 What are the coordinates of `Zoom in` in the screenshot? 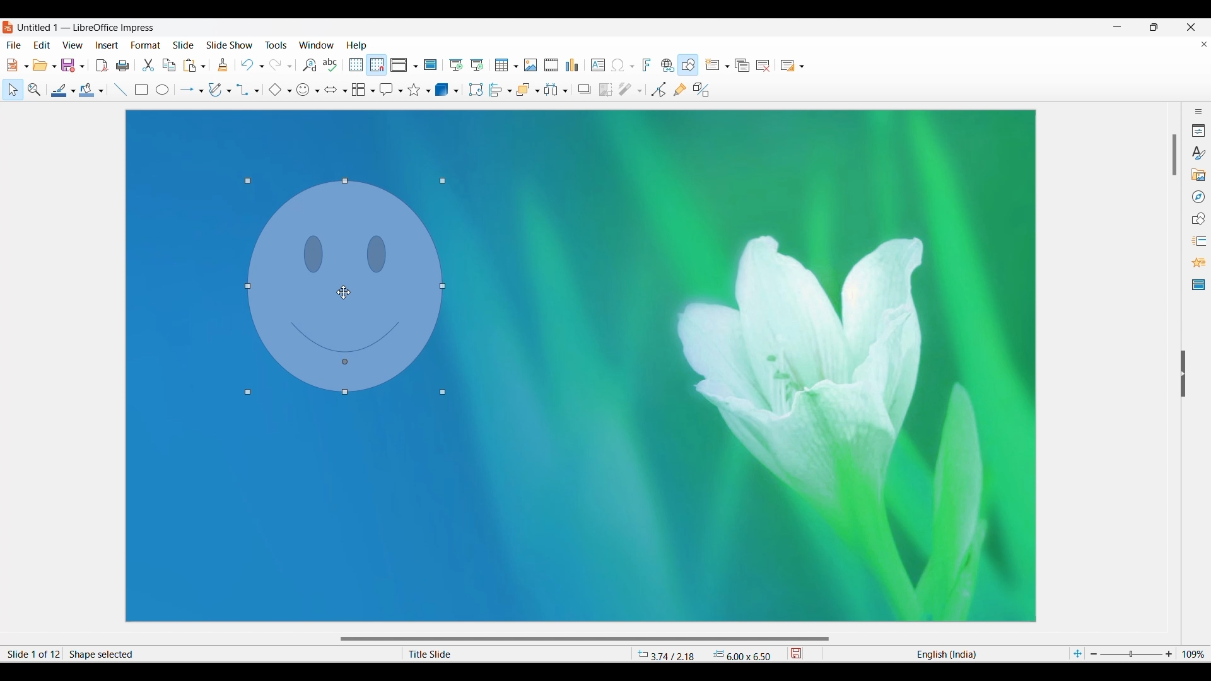 It's located at (1169, 654).